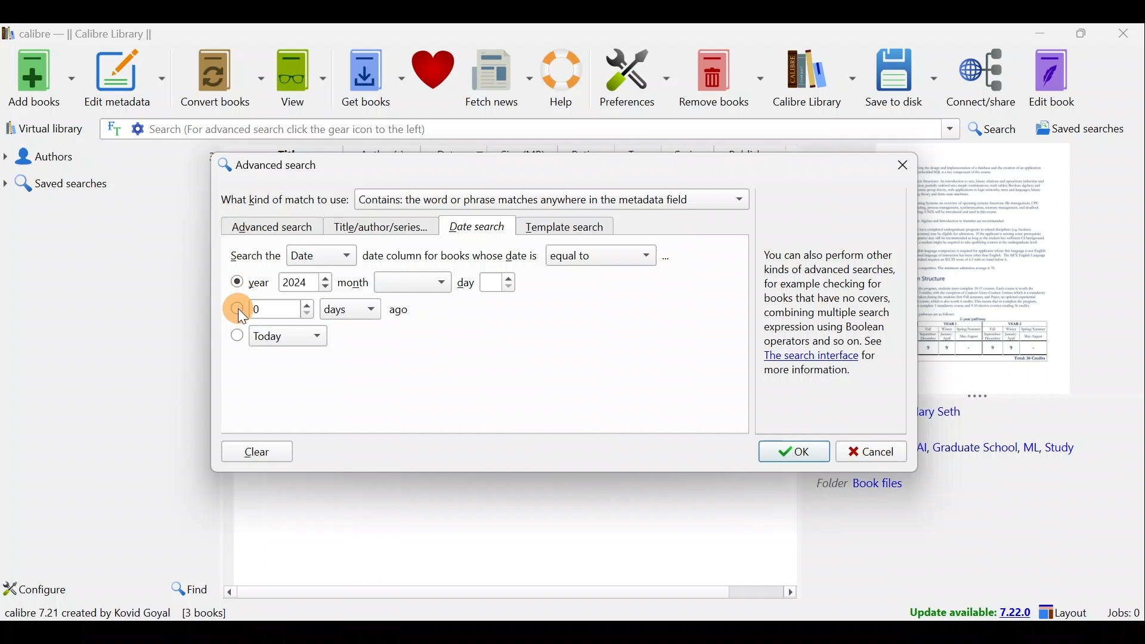  Describe the element at coordinates (1076, 130) in the screenshot. I see `Saved searches` at that location.